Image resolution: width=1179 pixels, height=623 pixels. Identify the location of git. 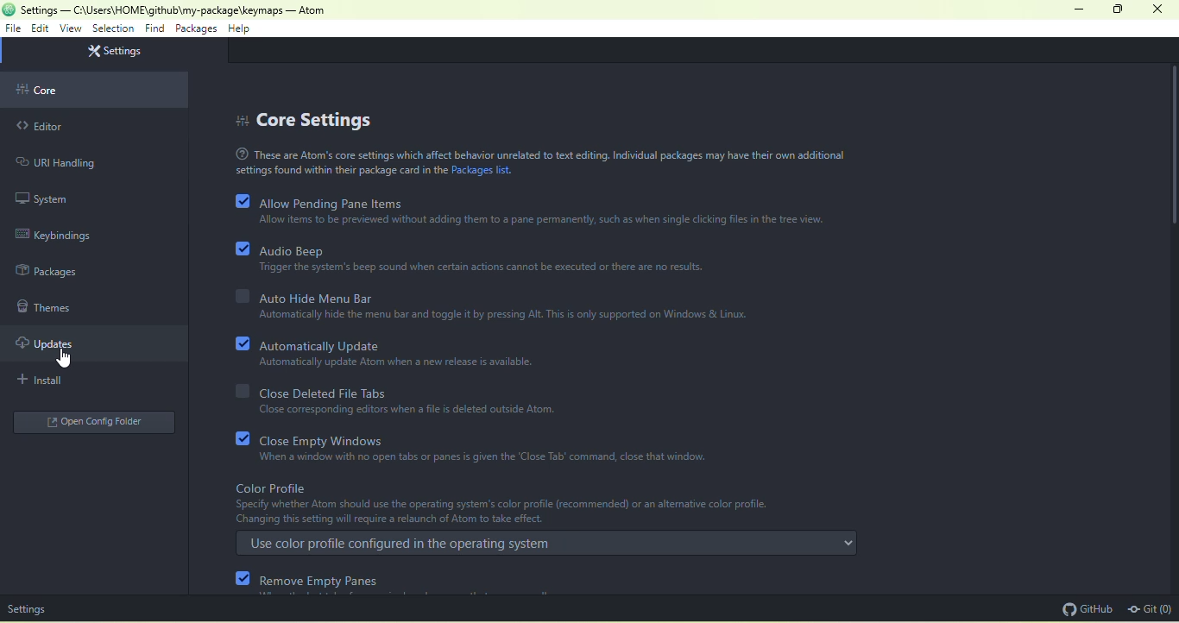
(1150, 610).